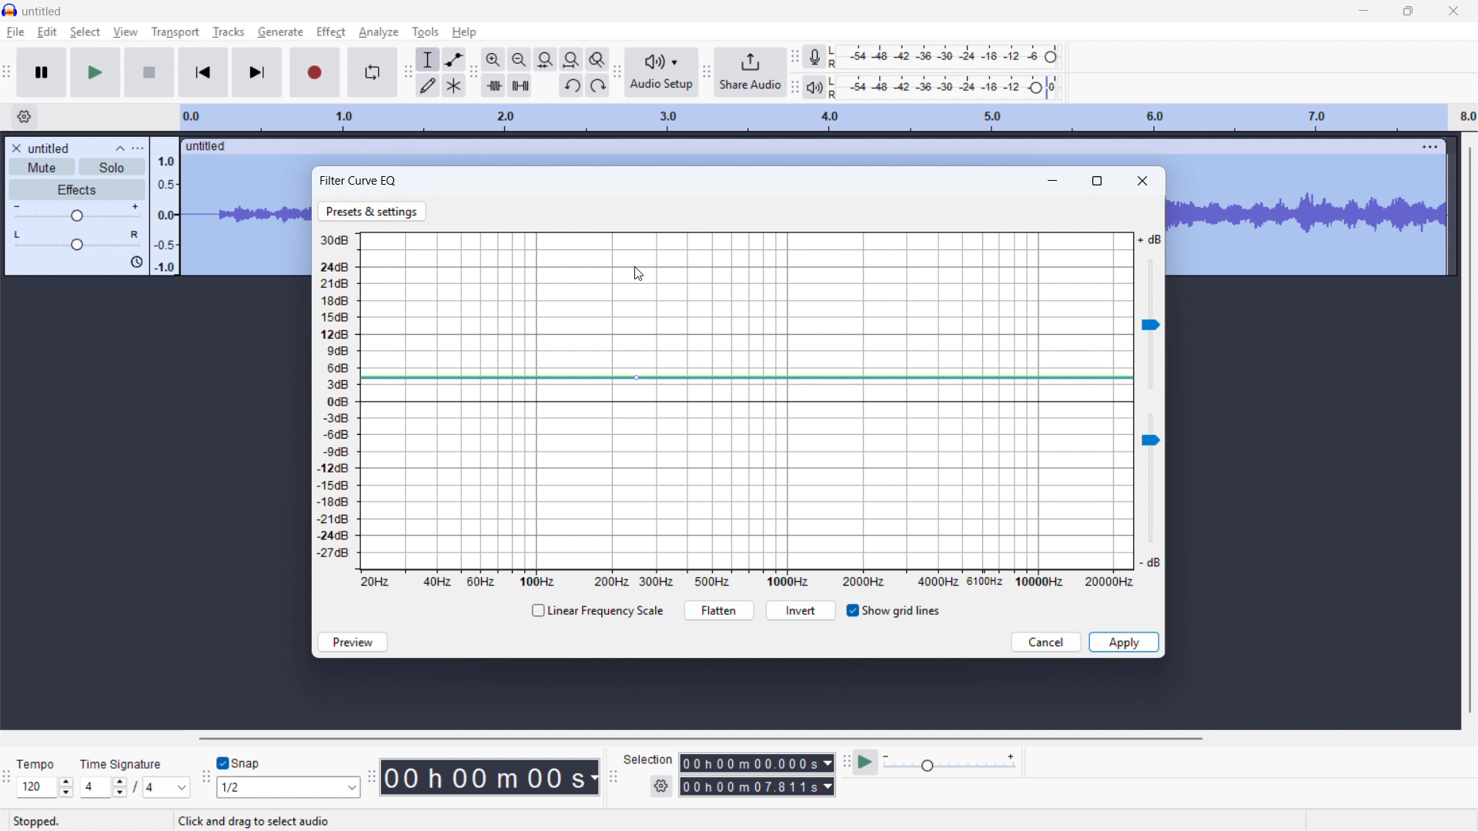 Image resolution: width=1478 pixels, height=831 pixels. I want to click on Playback speed , so click(949, 763).